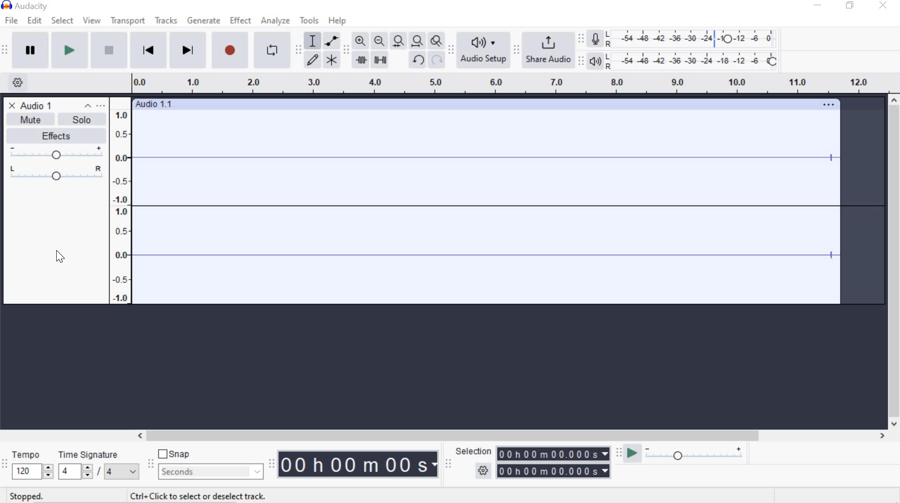 The width and height of the screenshot is (900, 503). Describe the element at coordinates (487, 102) in the screenshot. I see `Audio 1.1` at that location.